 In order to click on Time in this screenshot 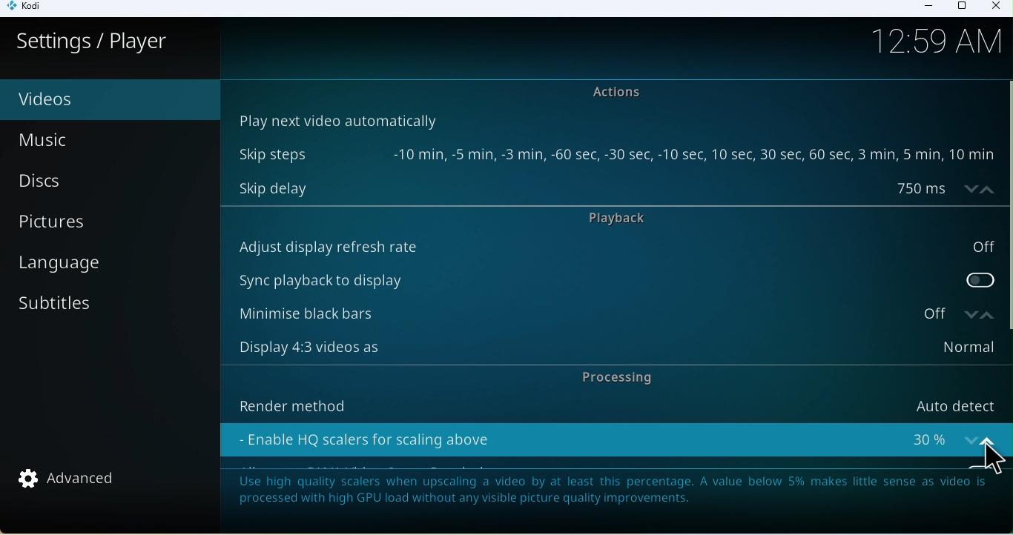, I will do `click(943, 44)`.